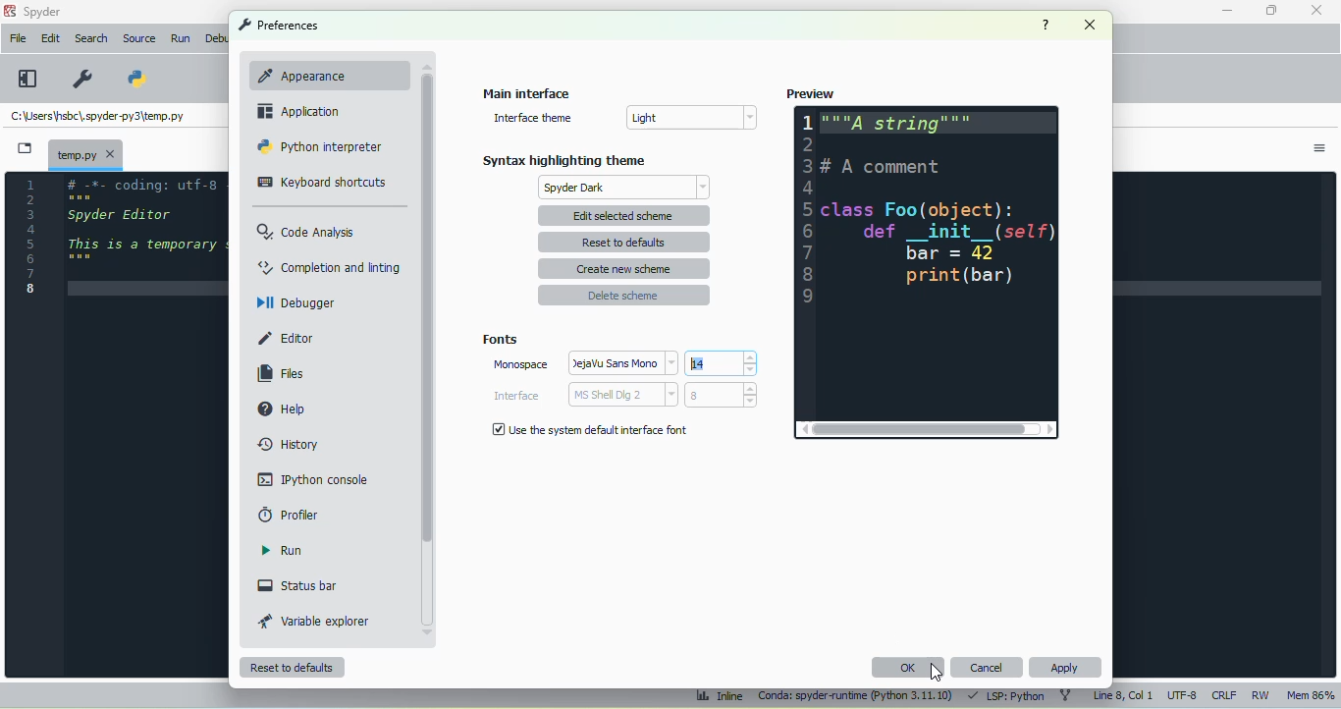 The height and width of the screenshot is (709, 1341). Describe the element at coordinates (589, 429) in the screenshot. I see `use the system default interface font` at that location.